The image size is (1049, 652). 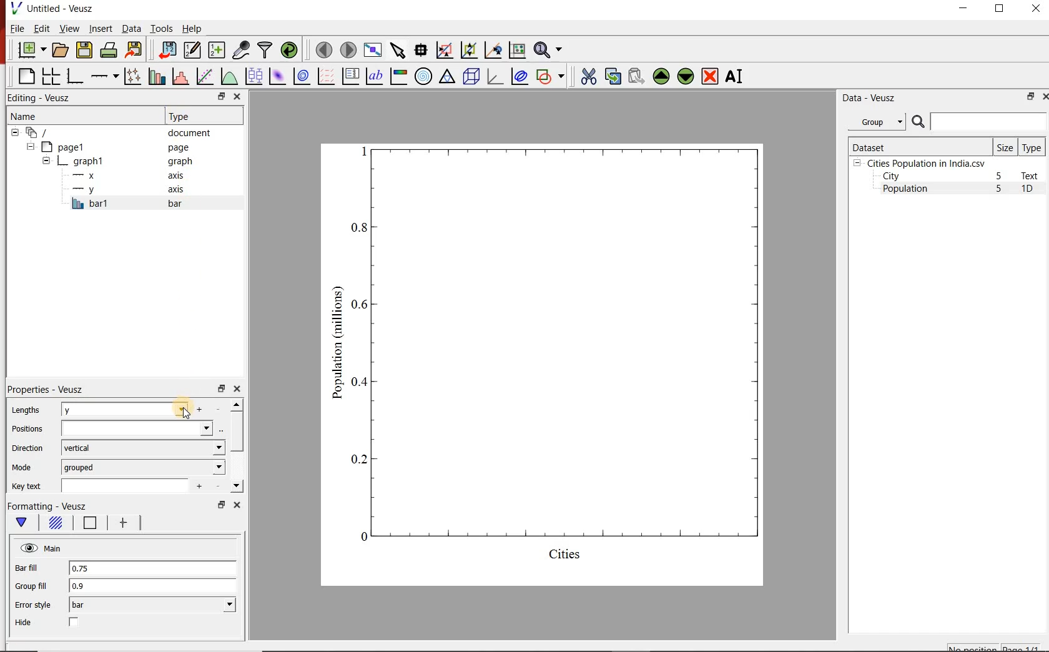 What do you see at coordinates (397, 49) in the screenshot?
I see `select items from the graph or scroll` at bounding box center [397, 49].